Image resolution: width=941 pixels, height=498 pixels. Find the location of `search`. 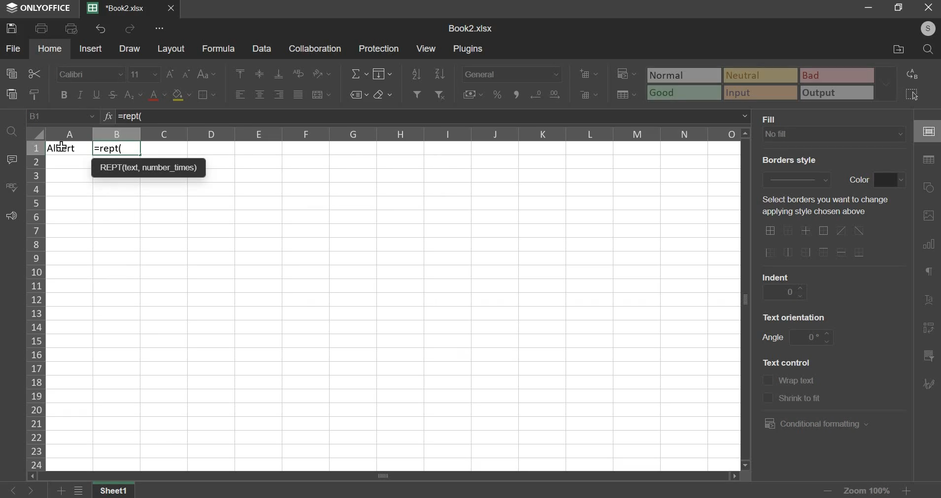

search is located at coordinates (926, 48).